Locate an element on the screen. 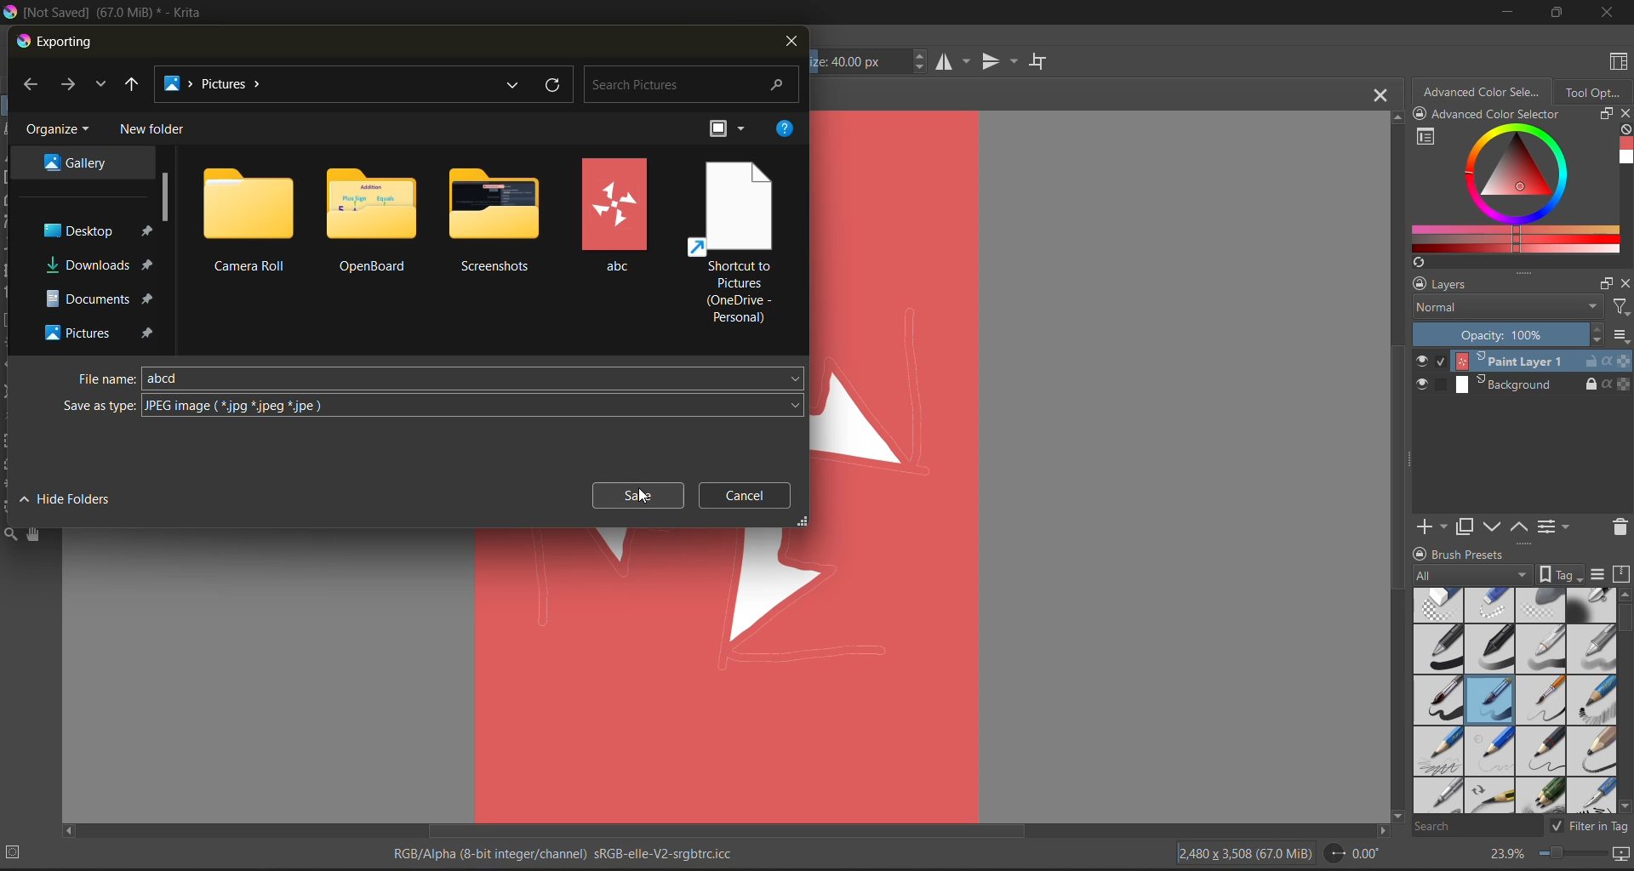 The width and height of the screenshot is (1634, 871). Advanced color selector is located at coordinates (1518, 115).